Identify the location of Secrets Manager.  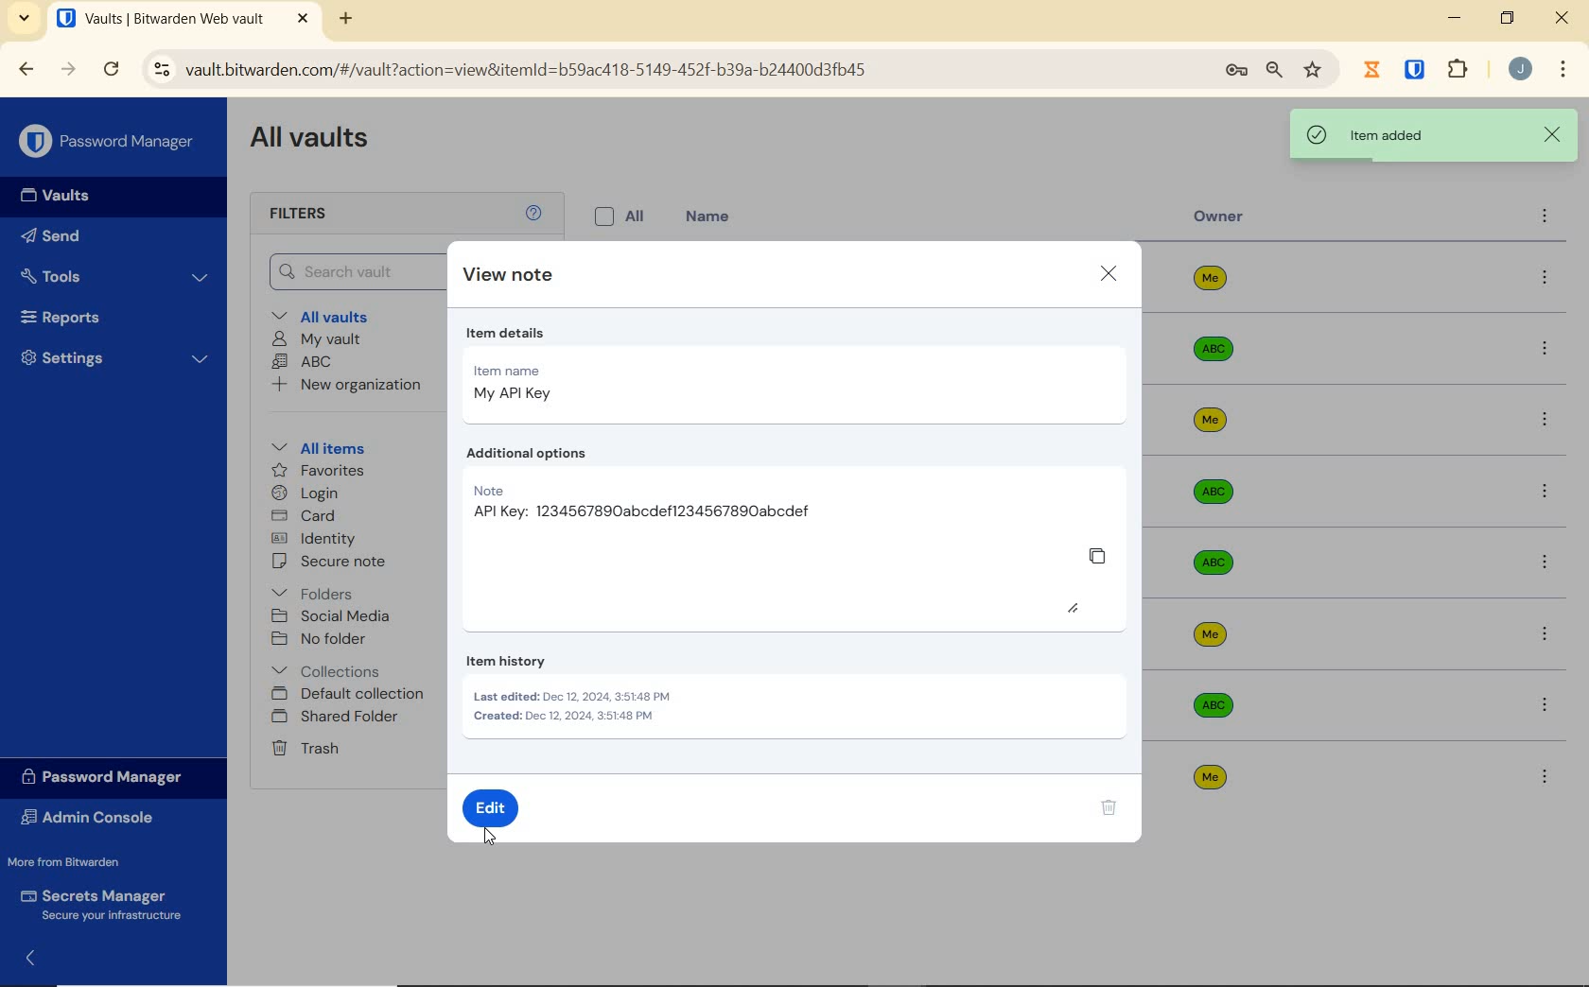
(106, 902).